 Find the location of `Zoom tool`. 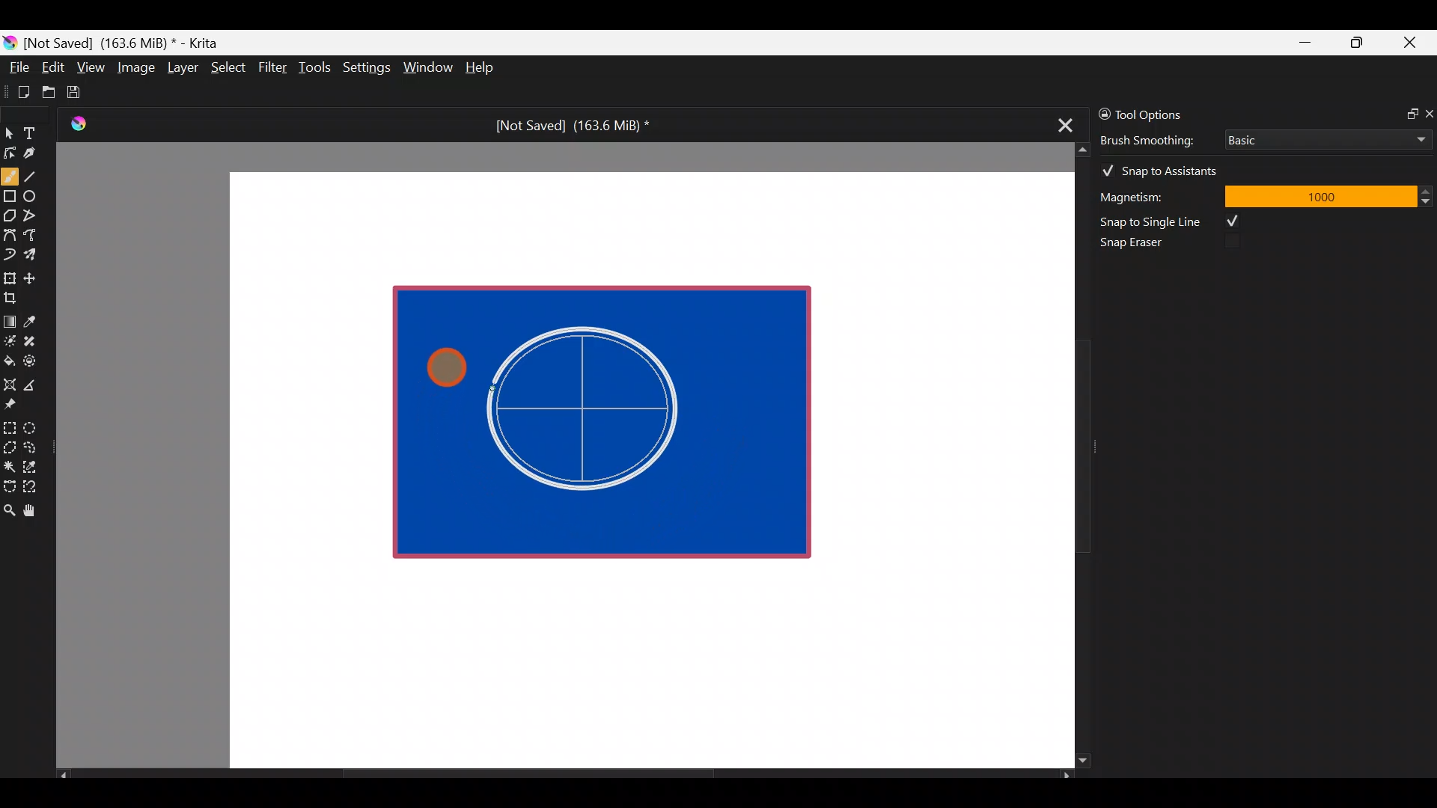

Zoom tool is located at coordinates (9, 509).